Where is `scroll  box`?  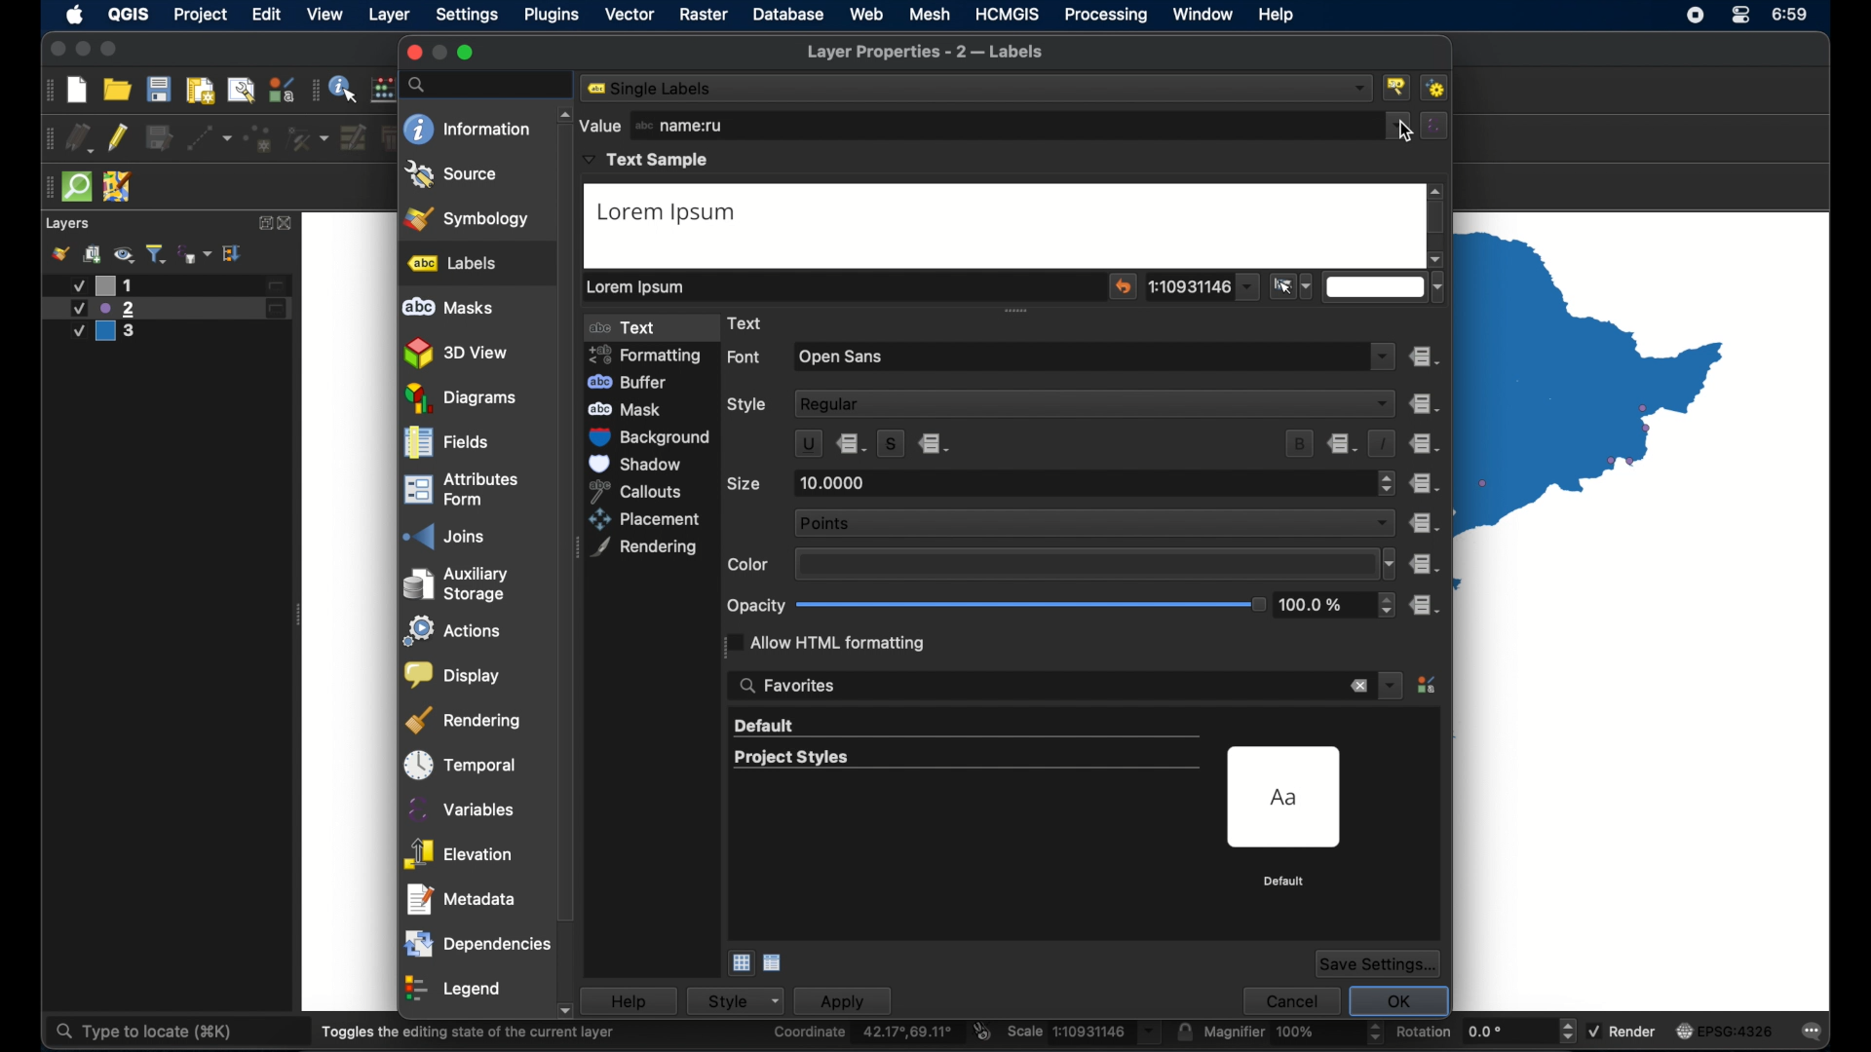 scroll  box is located at coordinates (1438, 220).